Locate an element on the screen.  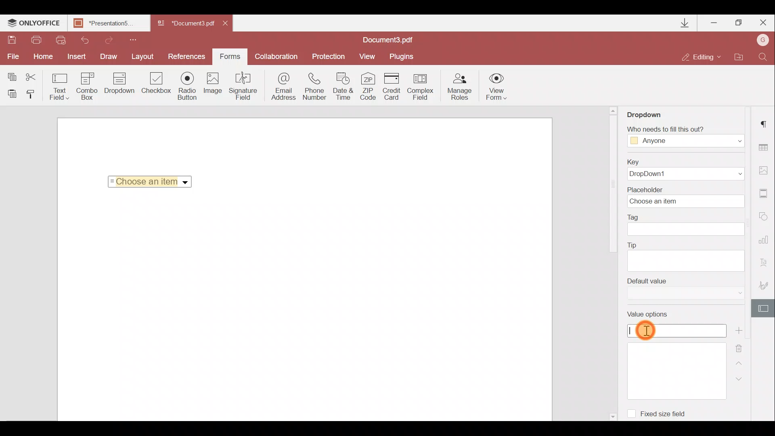
Complex field is located at coordinates (421, 86).